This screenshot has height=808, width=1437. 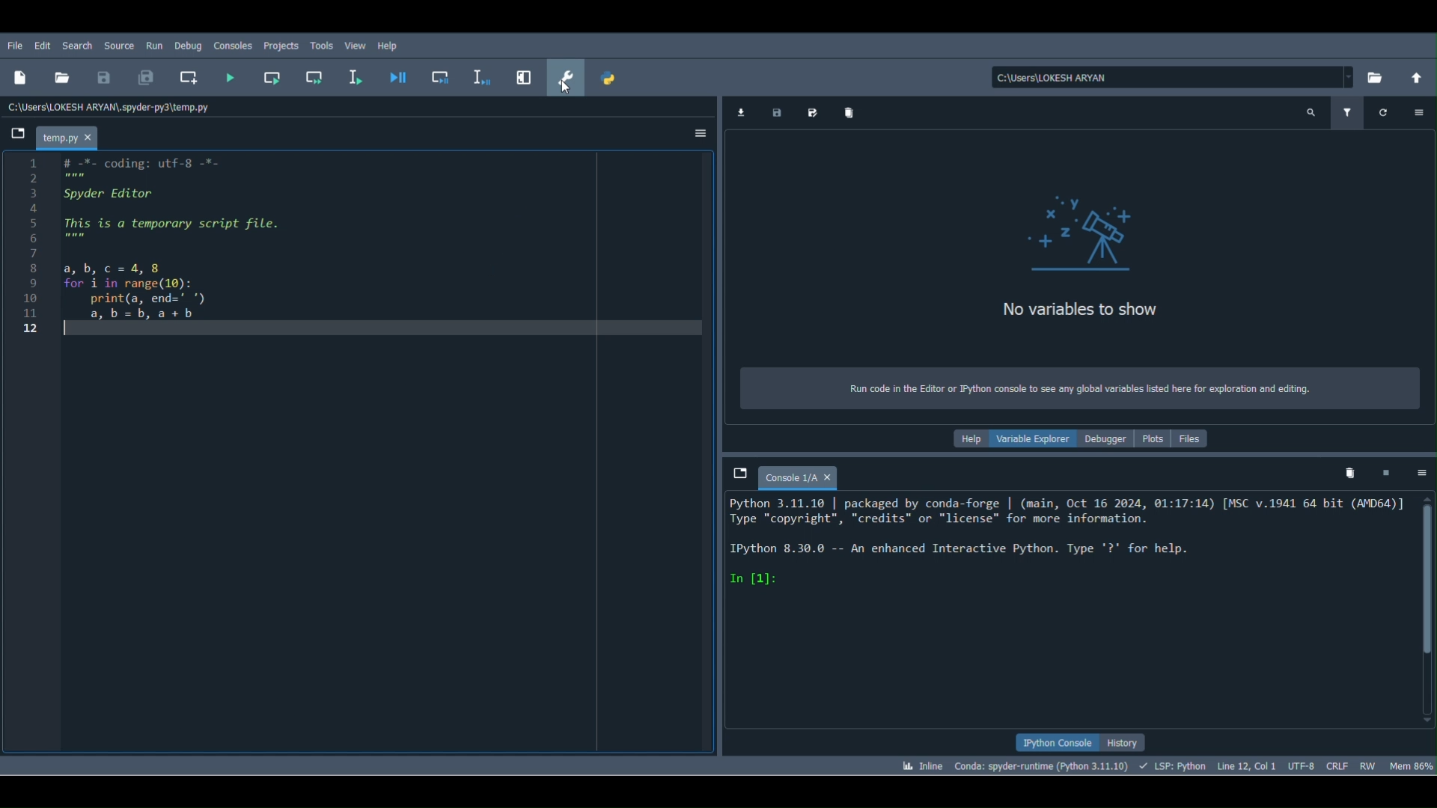 I want to click on Options, so click(x=1416, y=471).